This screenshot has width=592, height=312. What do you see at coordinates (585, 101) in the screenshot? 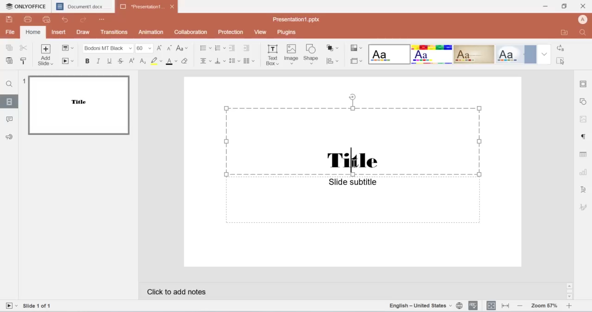
I see `shape settings` at bounding box center [585, 101].